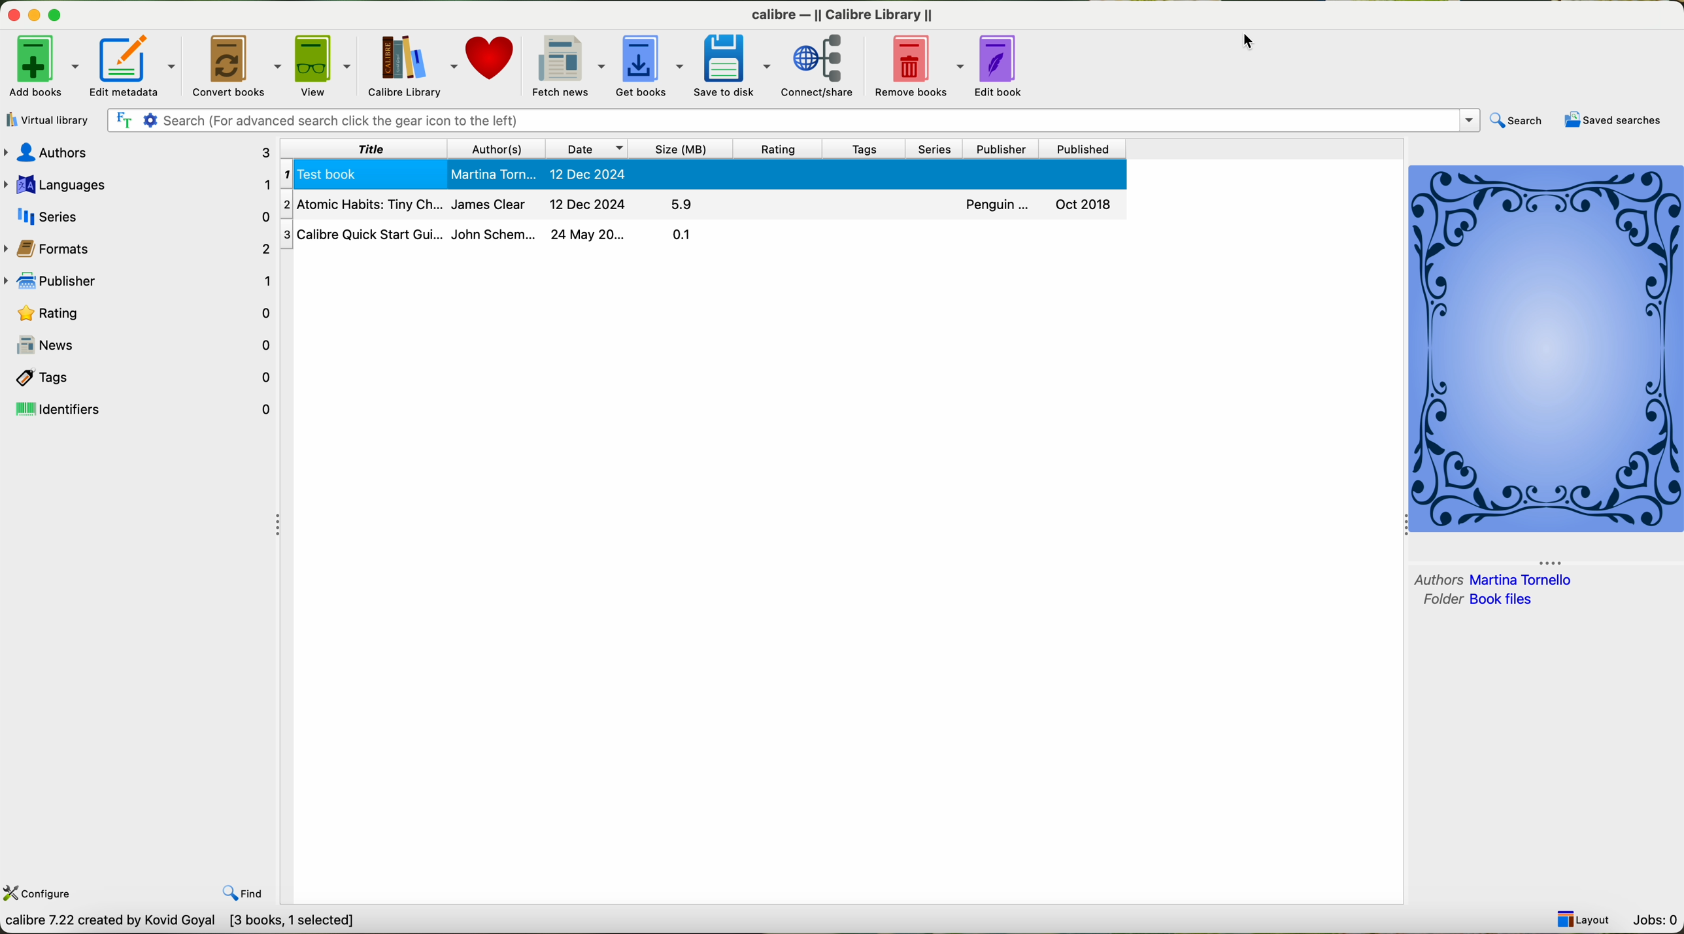 The image size is (1684, 934). I want to click on date, so click(592, 147).